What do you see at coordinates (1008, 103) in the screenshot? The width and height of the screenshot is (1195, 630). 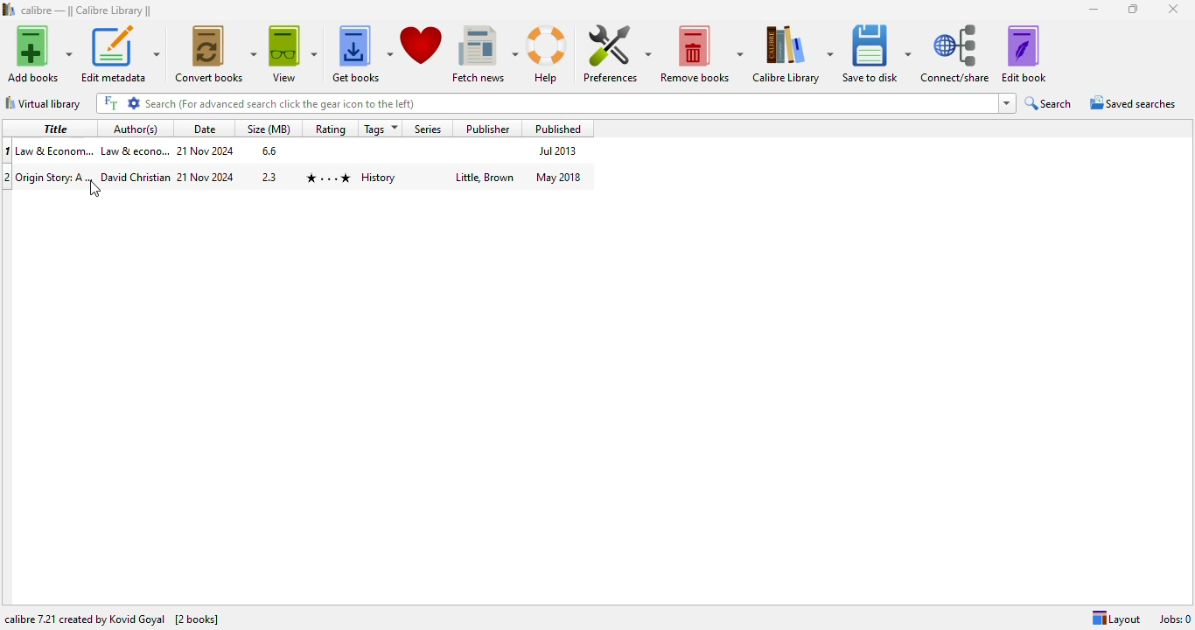 I see `dropdown` at bounding box center [1008, 103].